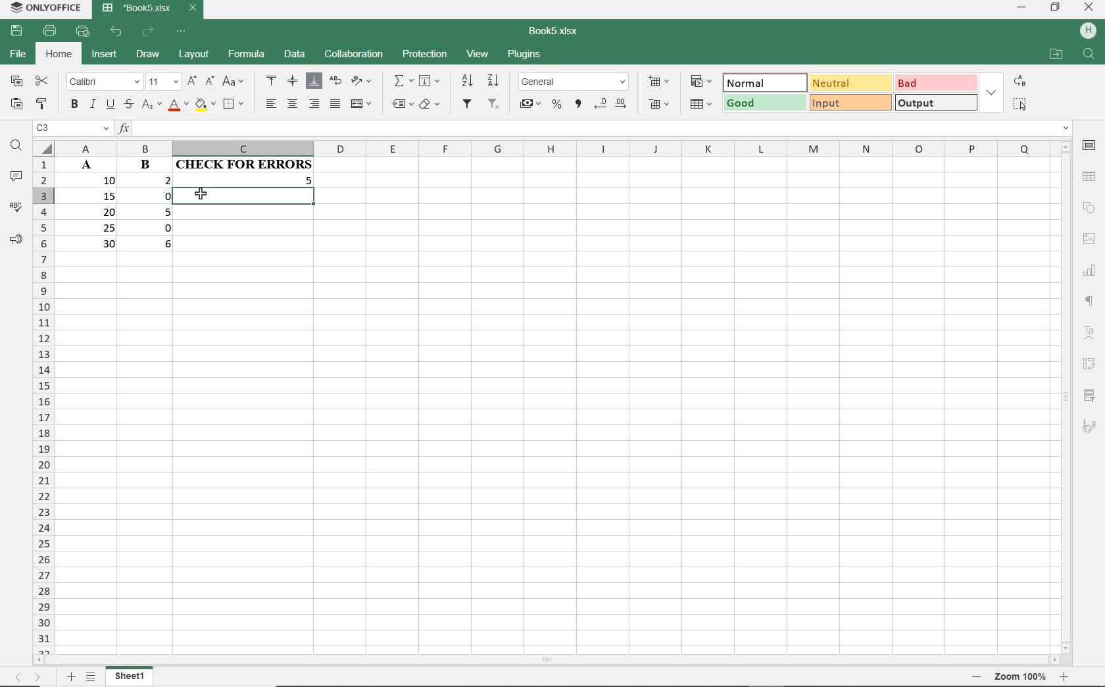 This screenshot has height=687, width=1105. I want to click on UNDERLINE, so click(110, 105).